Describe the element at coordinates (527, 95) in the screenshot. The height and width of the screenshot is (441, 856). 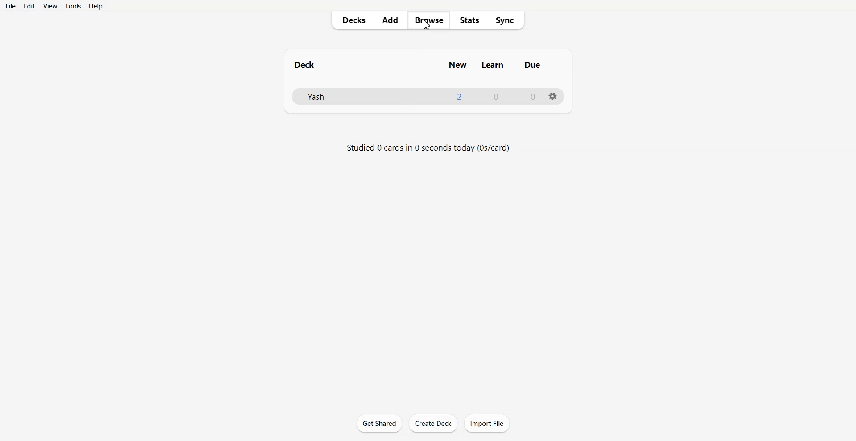
I see `0` at that location.